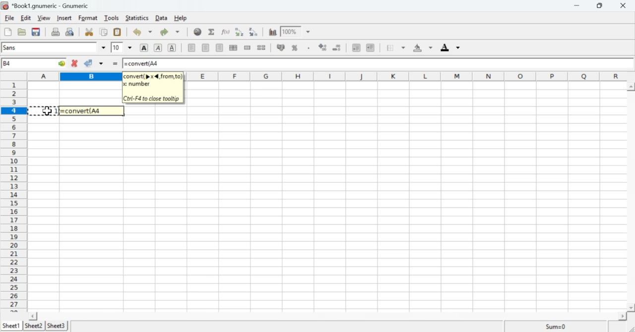 Image resolution: width=635 pixels, height=332 pixels. I want to click on Increase indent, align to the left., so click(371, 48).